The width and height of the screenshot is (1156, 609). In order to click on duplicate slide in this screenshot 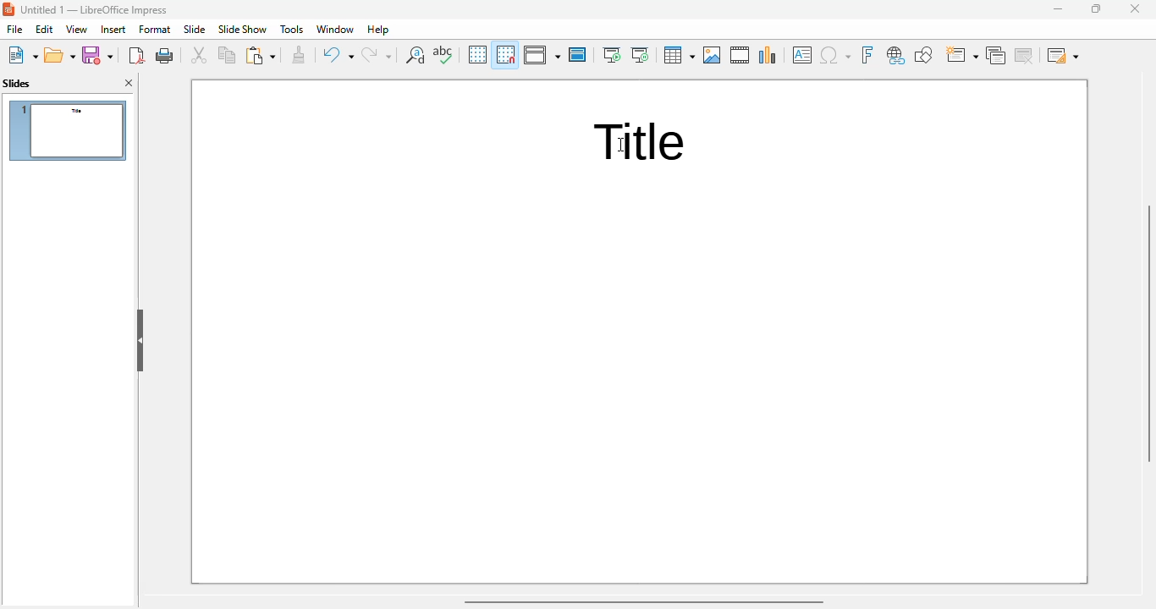, I will do `click(996, 55)`.